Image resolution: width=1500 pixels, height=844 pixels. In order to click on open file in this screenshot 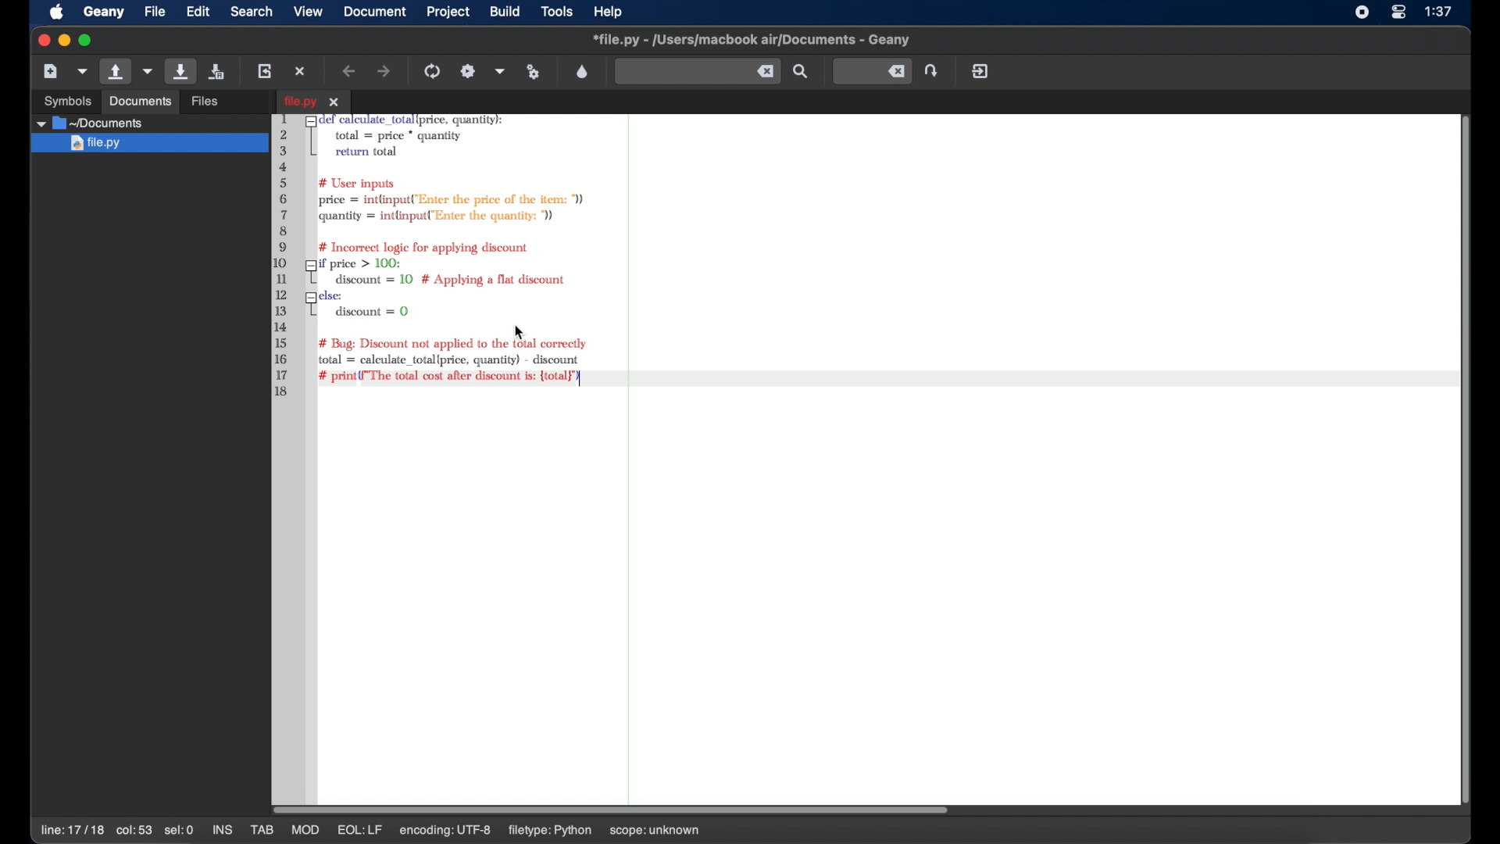, I will do `click(114, 72)`.